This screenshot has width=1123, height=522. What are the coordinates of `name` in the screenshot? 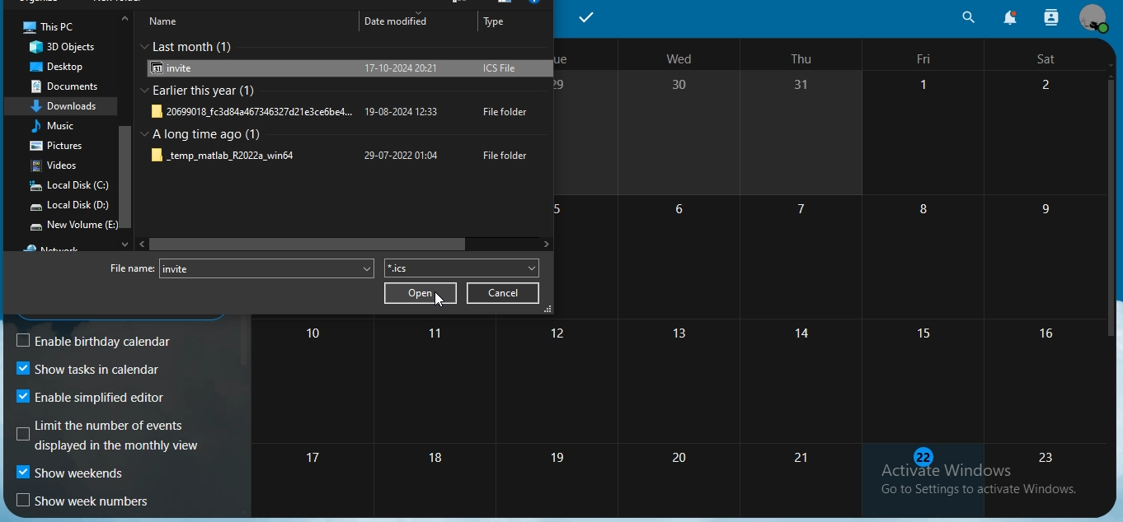 It's located at (171, 21).